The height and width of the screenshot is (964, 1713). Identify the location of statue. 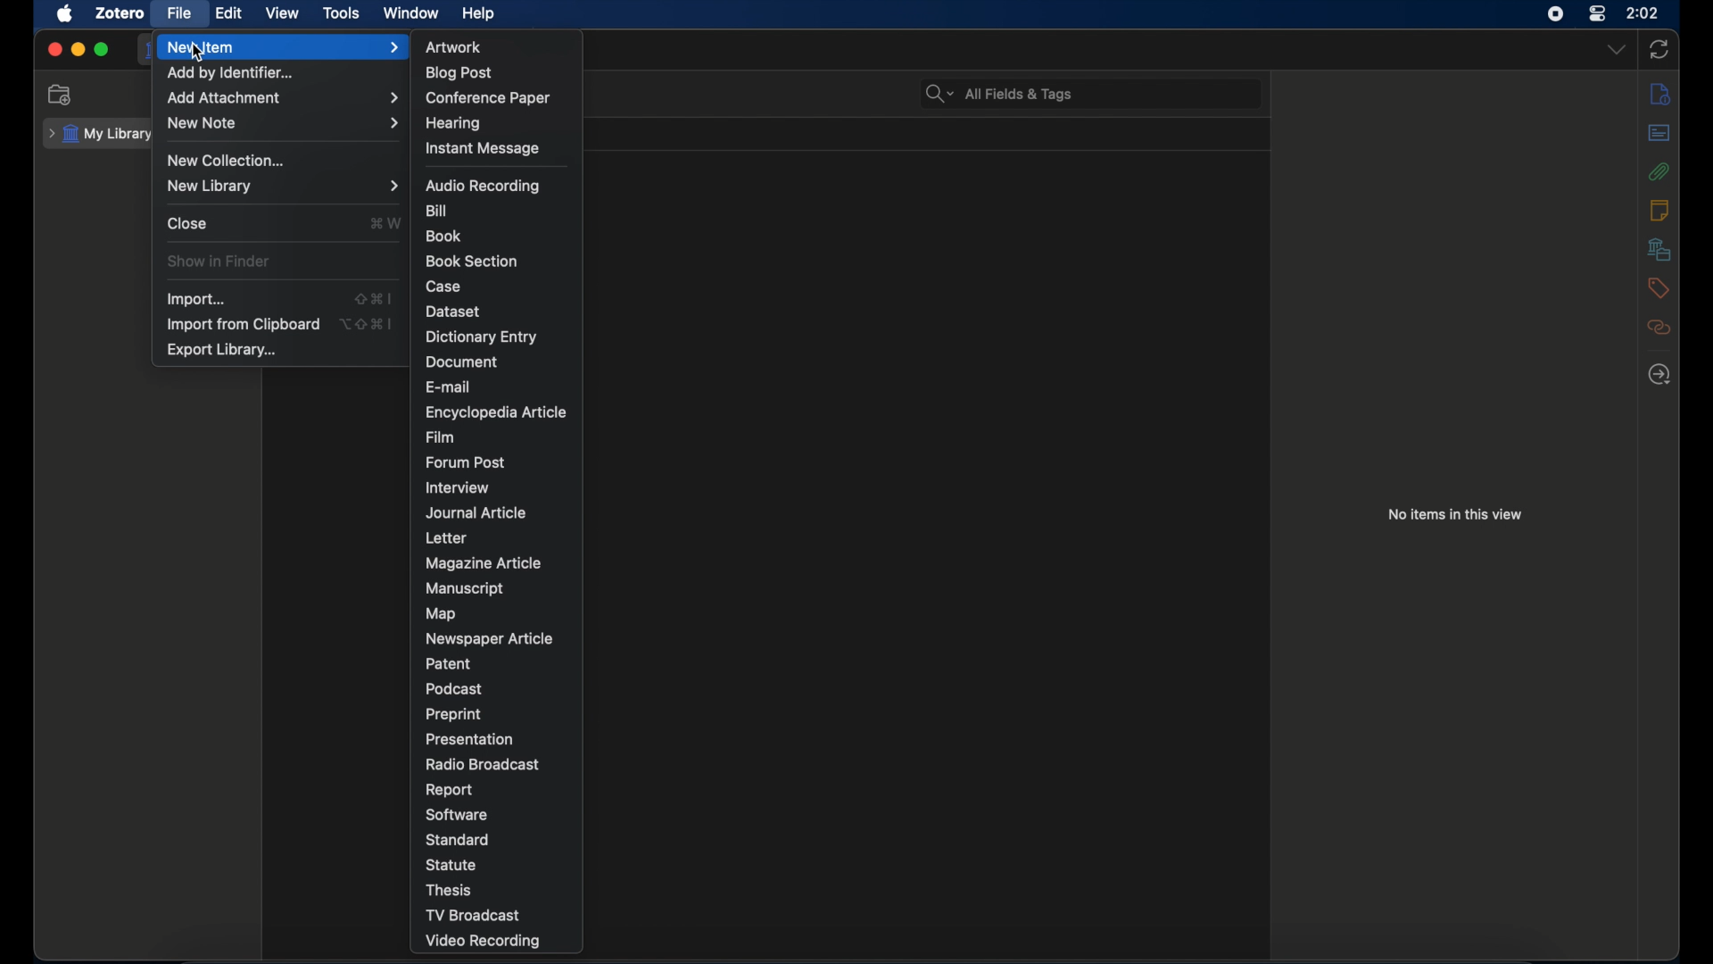
(451, 864).